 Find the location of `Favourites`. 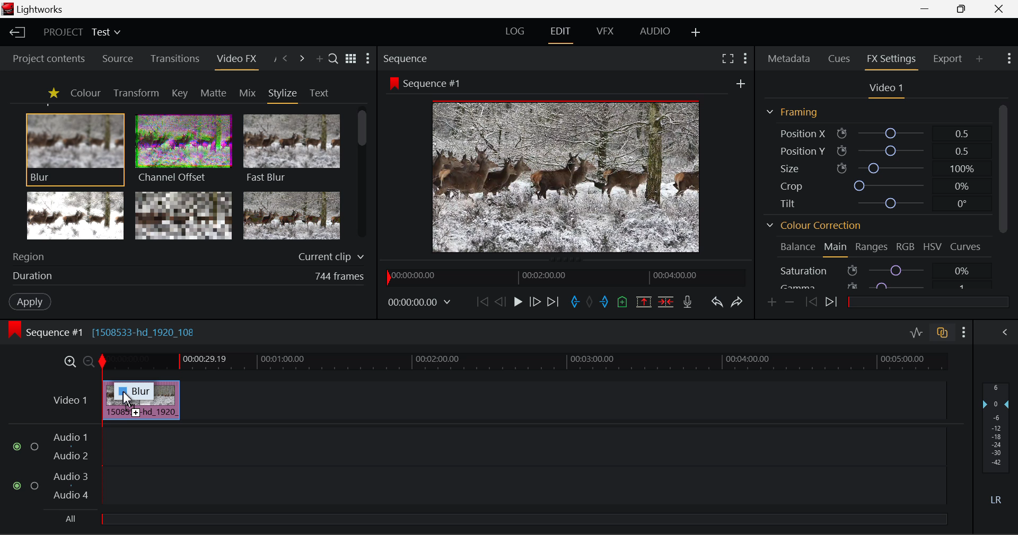

Favourites is located at coordinates (52, 93).